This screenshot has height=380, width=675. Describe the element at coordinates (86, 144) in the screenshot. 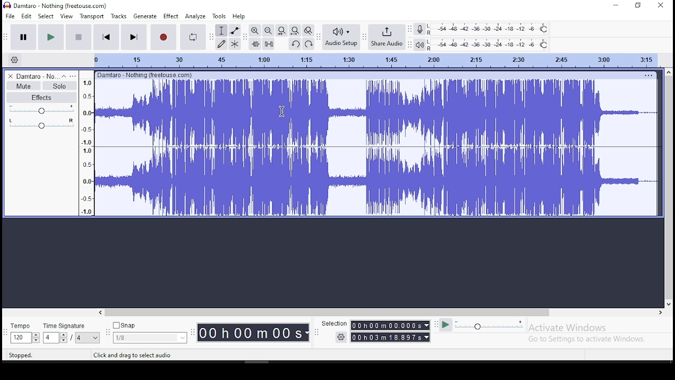

I see `amplitude` at that location.